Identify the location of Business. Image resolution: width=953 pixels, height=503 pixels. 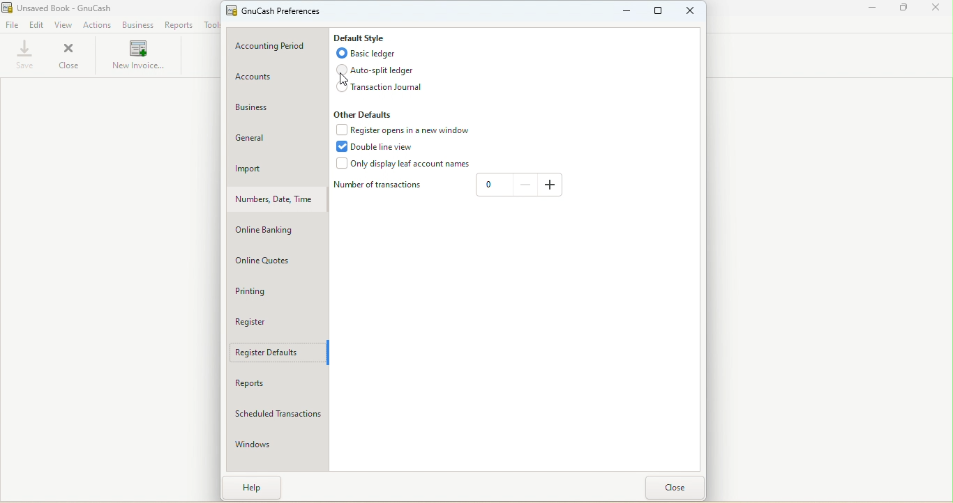
(277, 107).